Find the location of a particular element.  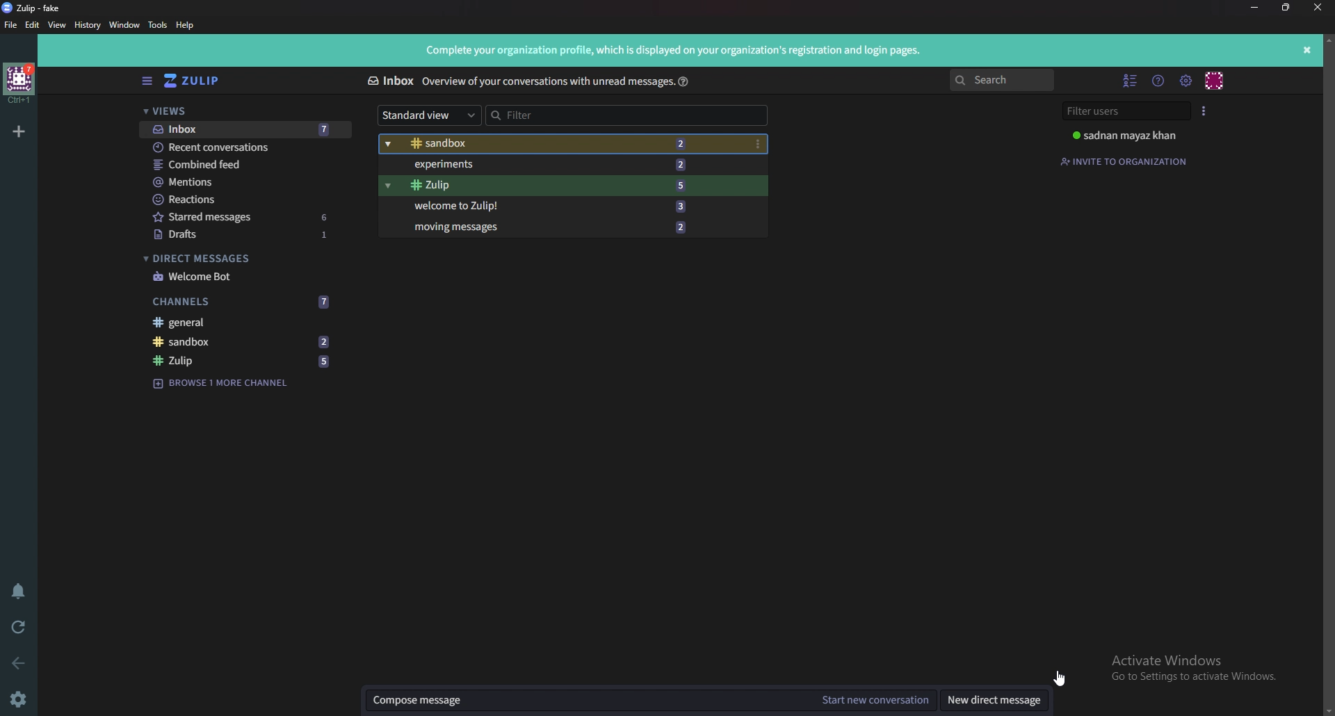

Tools is located at coordinates (158, 24).